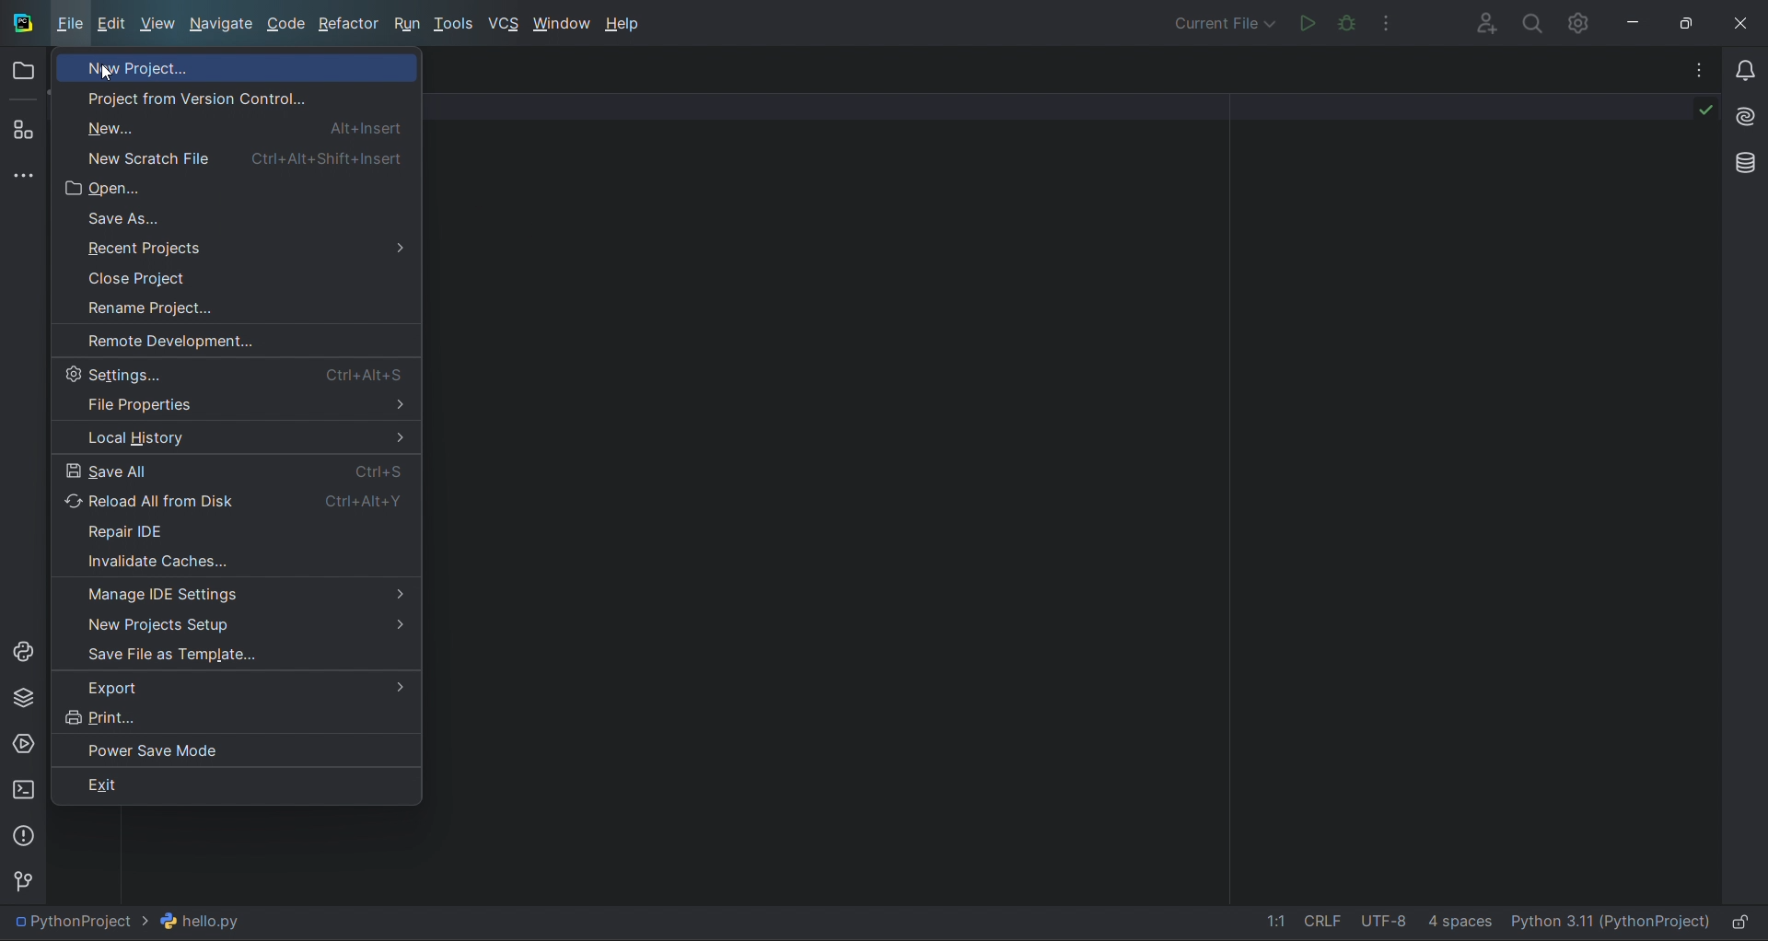  What do you see at coordinates (22, 22) in the screenshot?
I see `logo` at bounding box center [22, 22].